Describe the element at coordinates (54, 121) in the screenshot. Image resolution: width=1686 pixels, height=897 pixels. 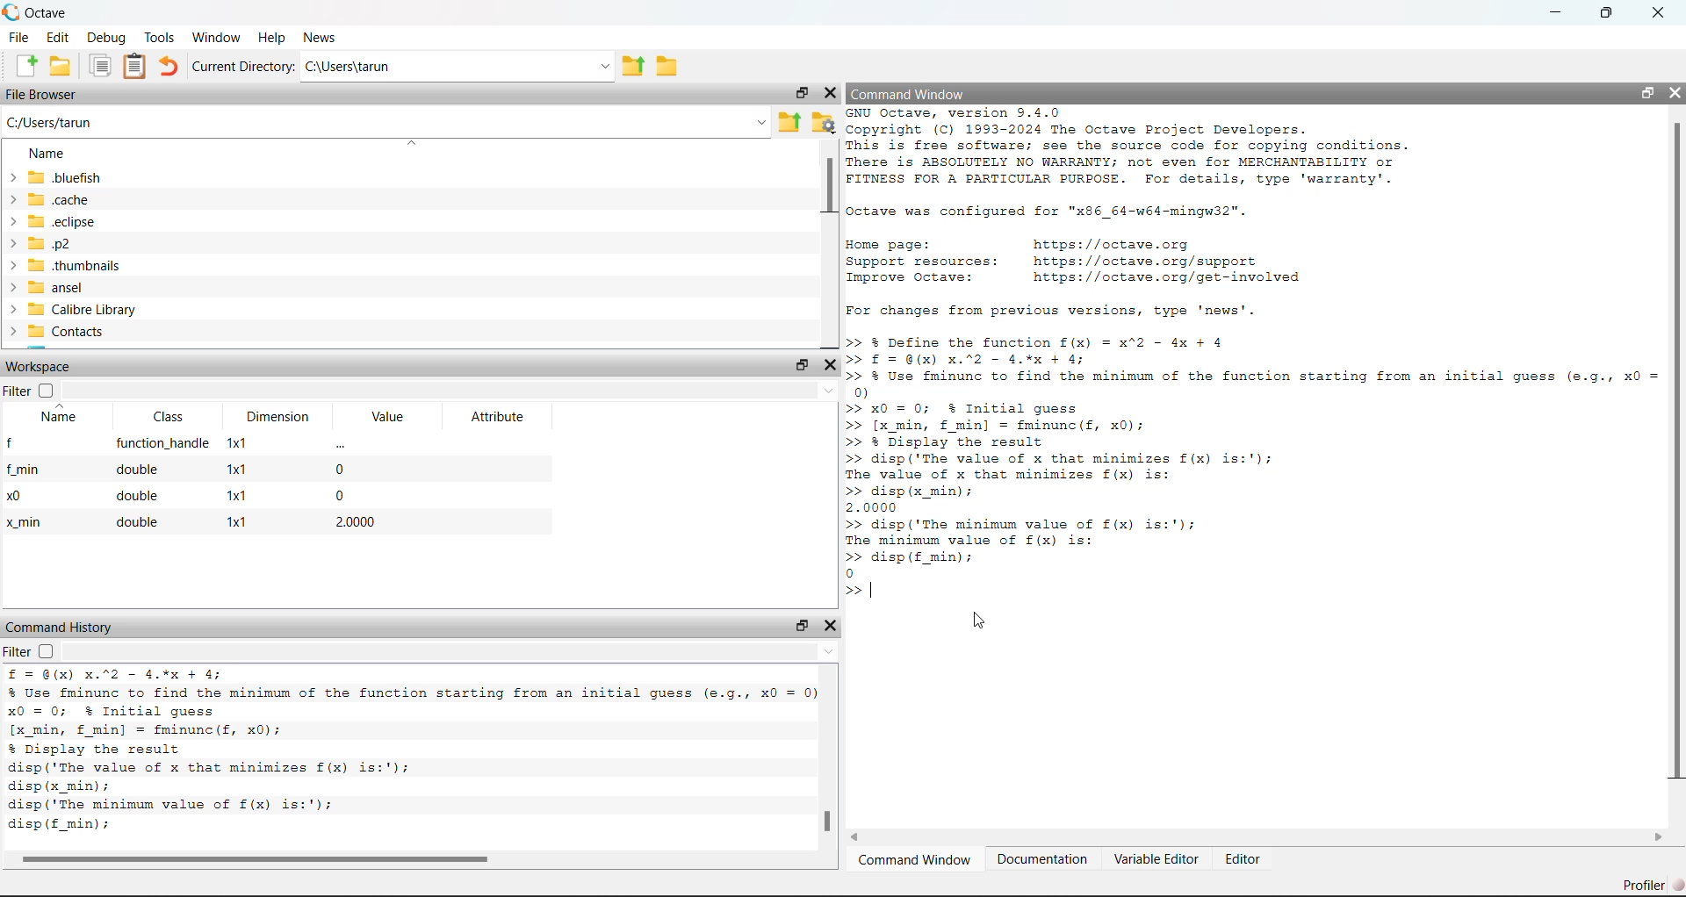
I see `C:/Users/tarun` at that location.